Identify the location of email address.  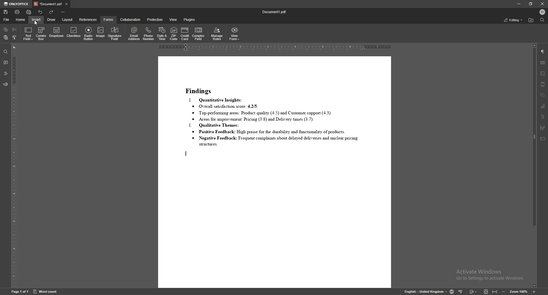
(134, 33).